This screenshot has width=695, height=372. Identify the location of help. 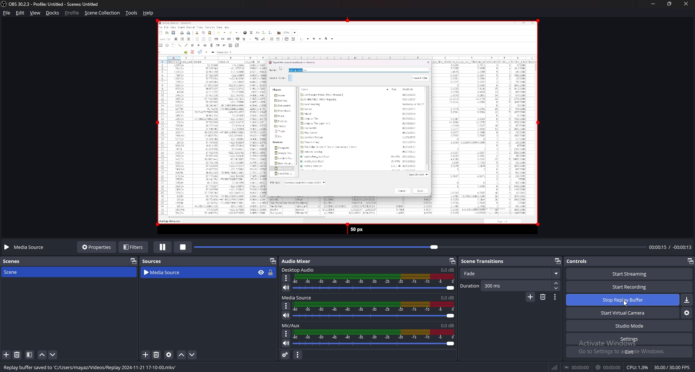
(149, 13).